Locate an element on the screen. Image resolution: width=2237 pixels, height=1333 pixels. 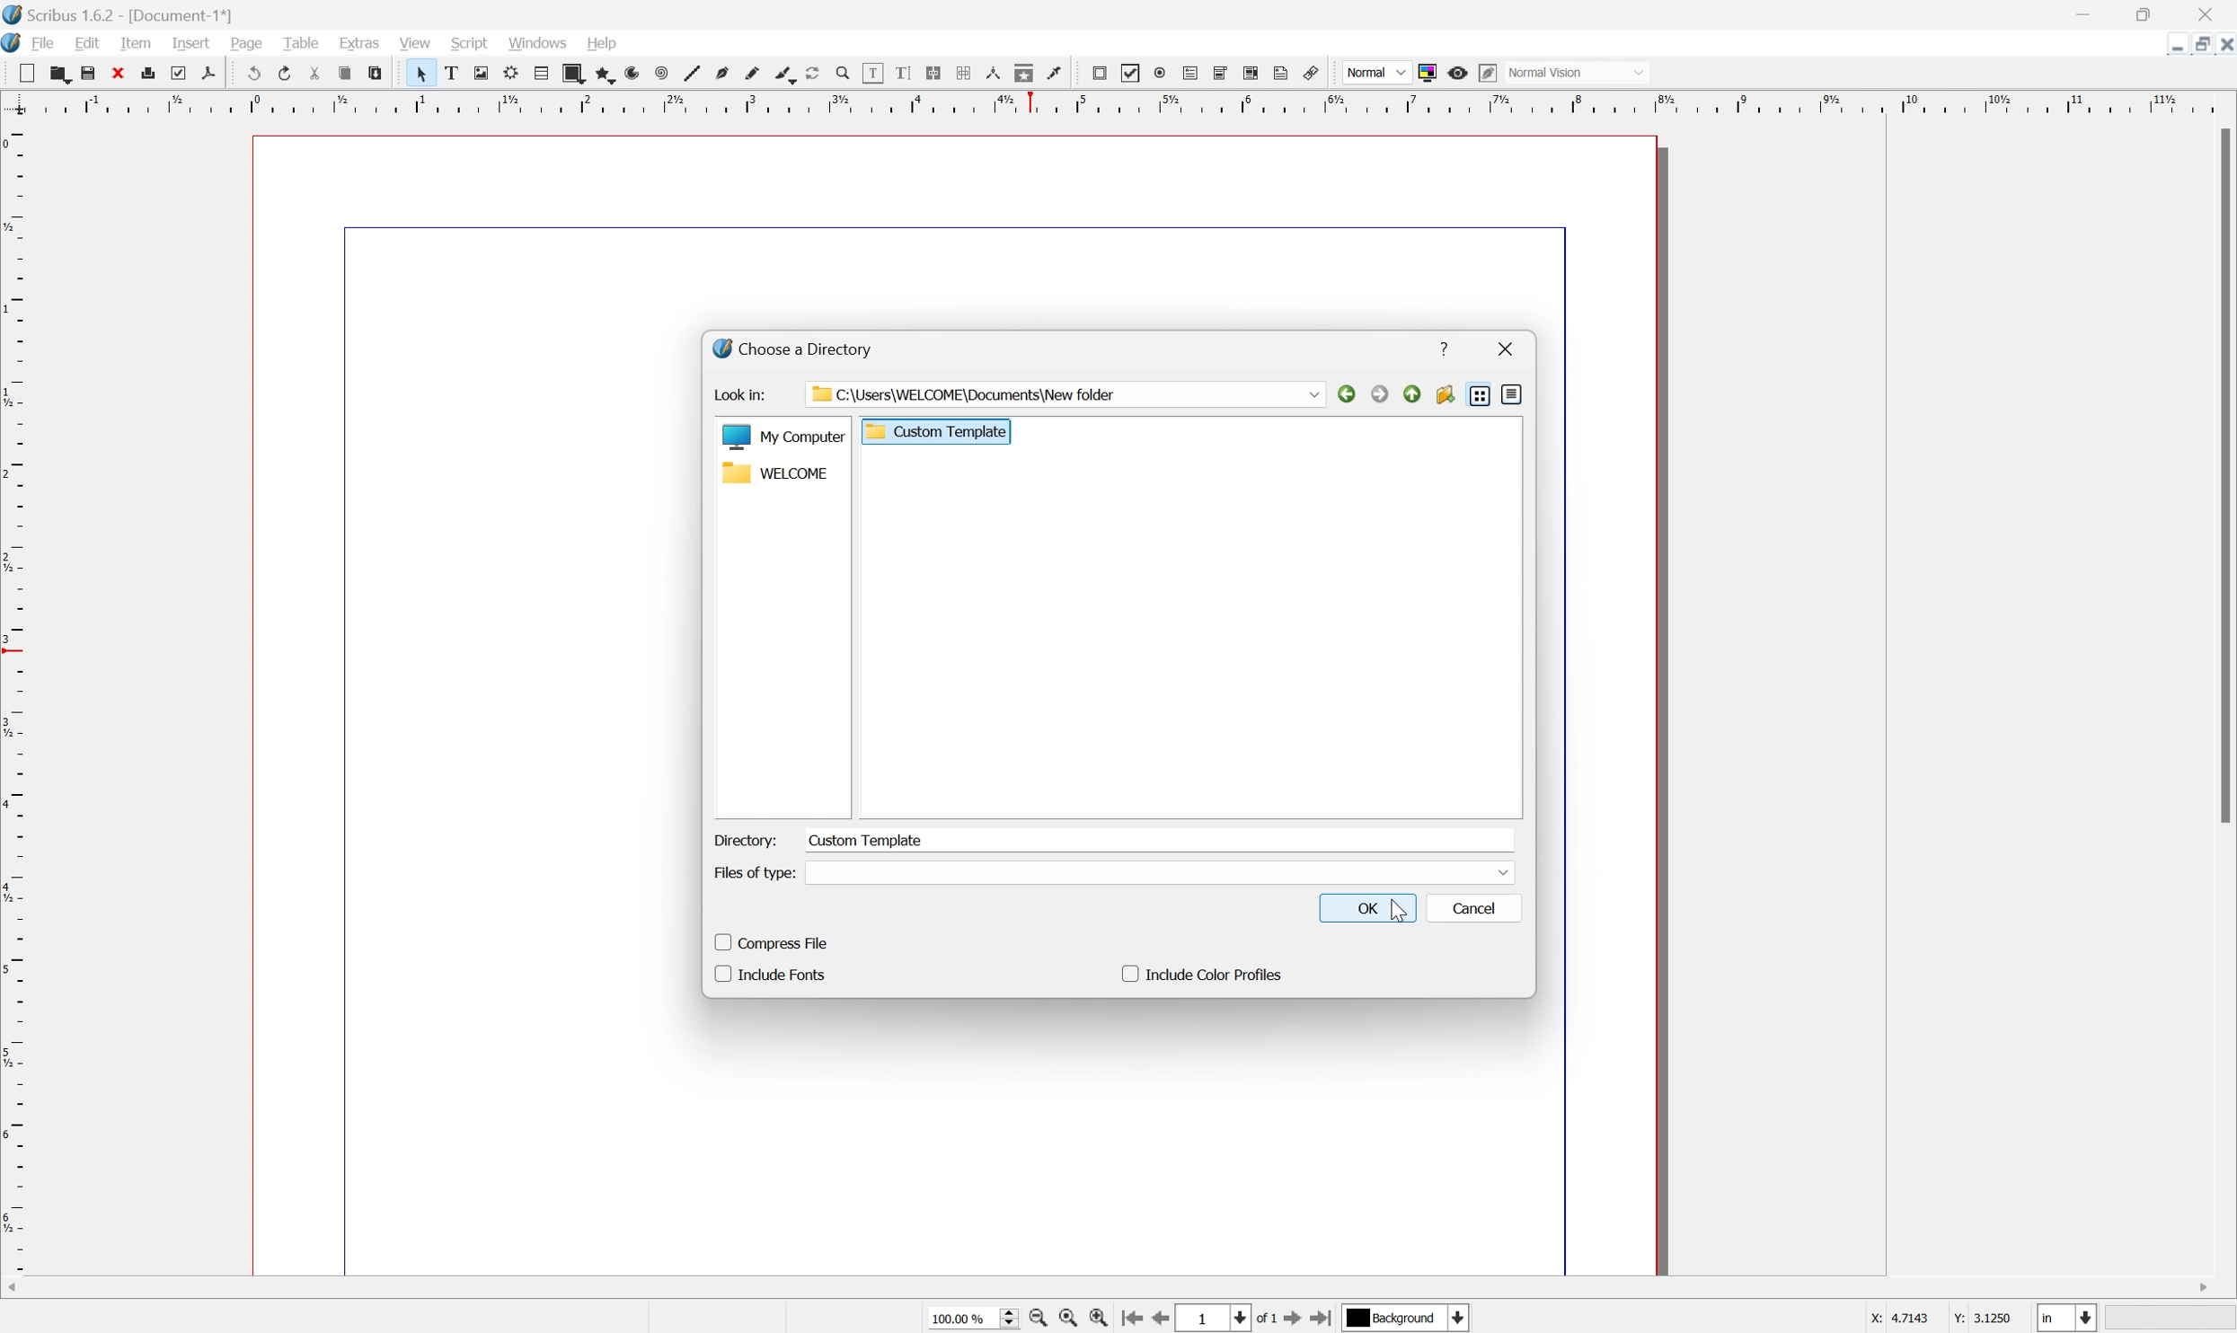
include color profiles is located at coordinates (1201, 974).